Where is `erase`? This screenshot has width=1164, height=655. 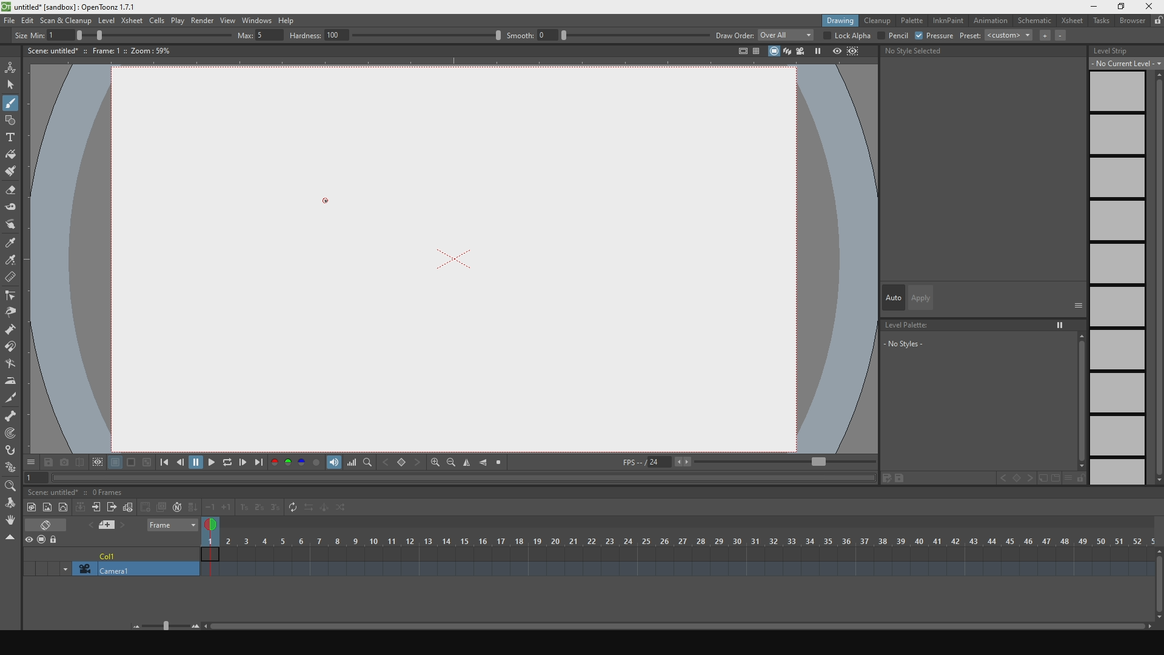 erase is located at coordinates (54, 525).